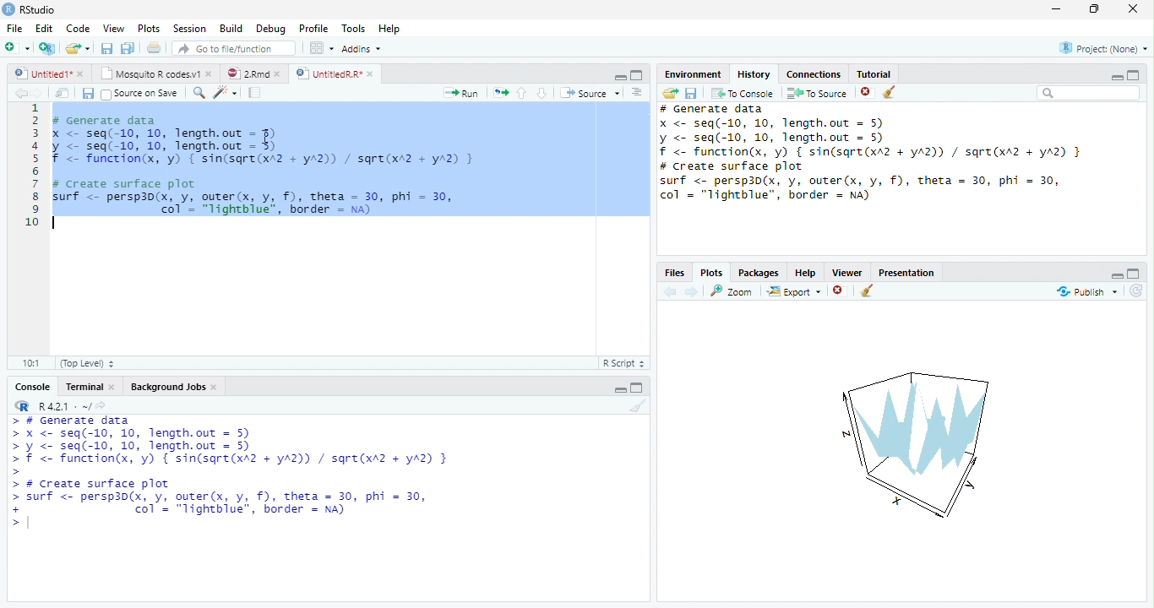 This screenshot has width=1154, height=608. Describe the element at coordinates (794, 291) in the screenshot. I see `Export` at that location.